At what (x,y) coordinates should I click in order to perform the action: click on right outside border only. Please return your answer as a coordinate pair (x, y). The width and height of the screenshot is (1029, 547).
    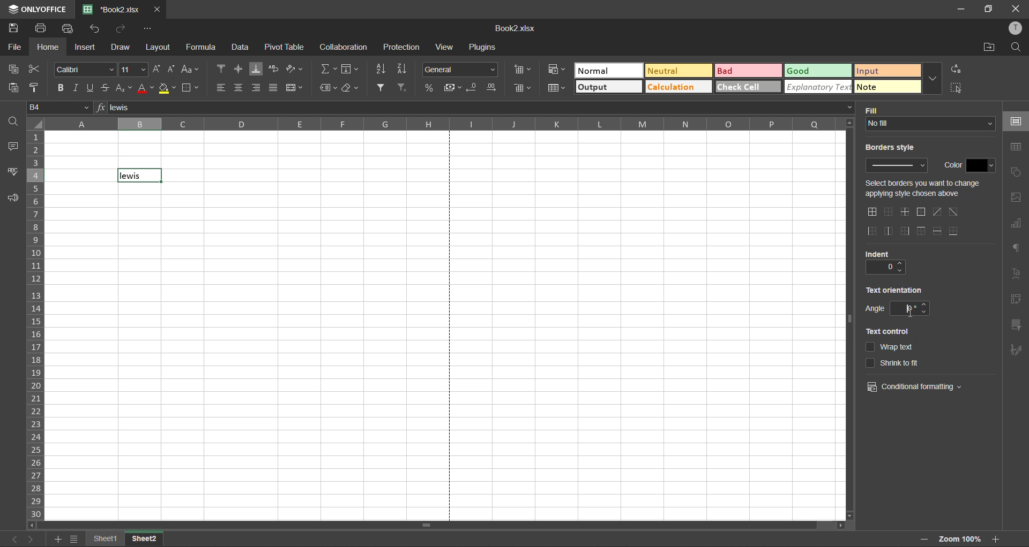
    Looking at the image, I should click on (904, 230).